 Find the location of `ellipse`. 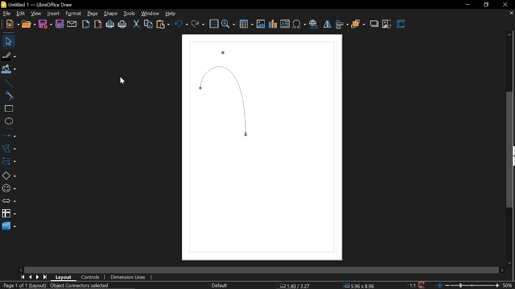

ellipse is located at coordinates (7, 120).